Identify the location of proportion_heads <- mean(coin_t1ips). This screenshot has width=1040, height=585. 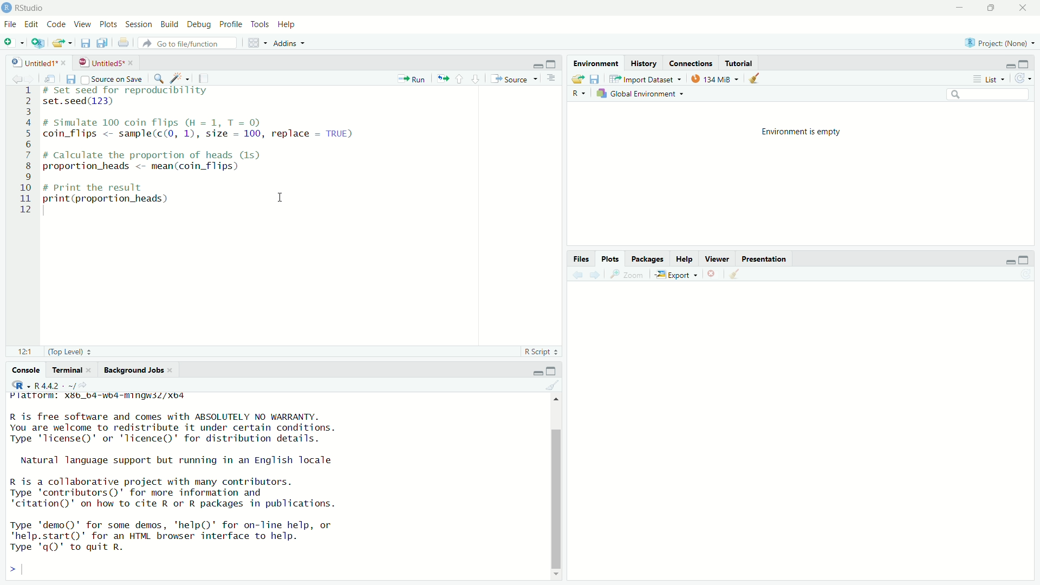
(153, 168).